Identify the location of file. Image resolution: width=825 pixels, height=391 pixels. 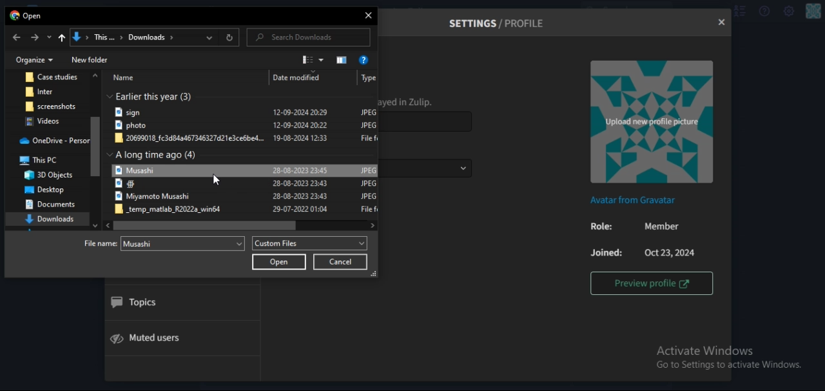
(246, 126).